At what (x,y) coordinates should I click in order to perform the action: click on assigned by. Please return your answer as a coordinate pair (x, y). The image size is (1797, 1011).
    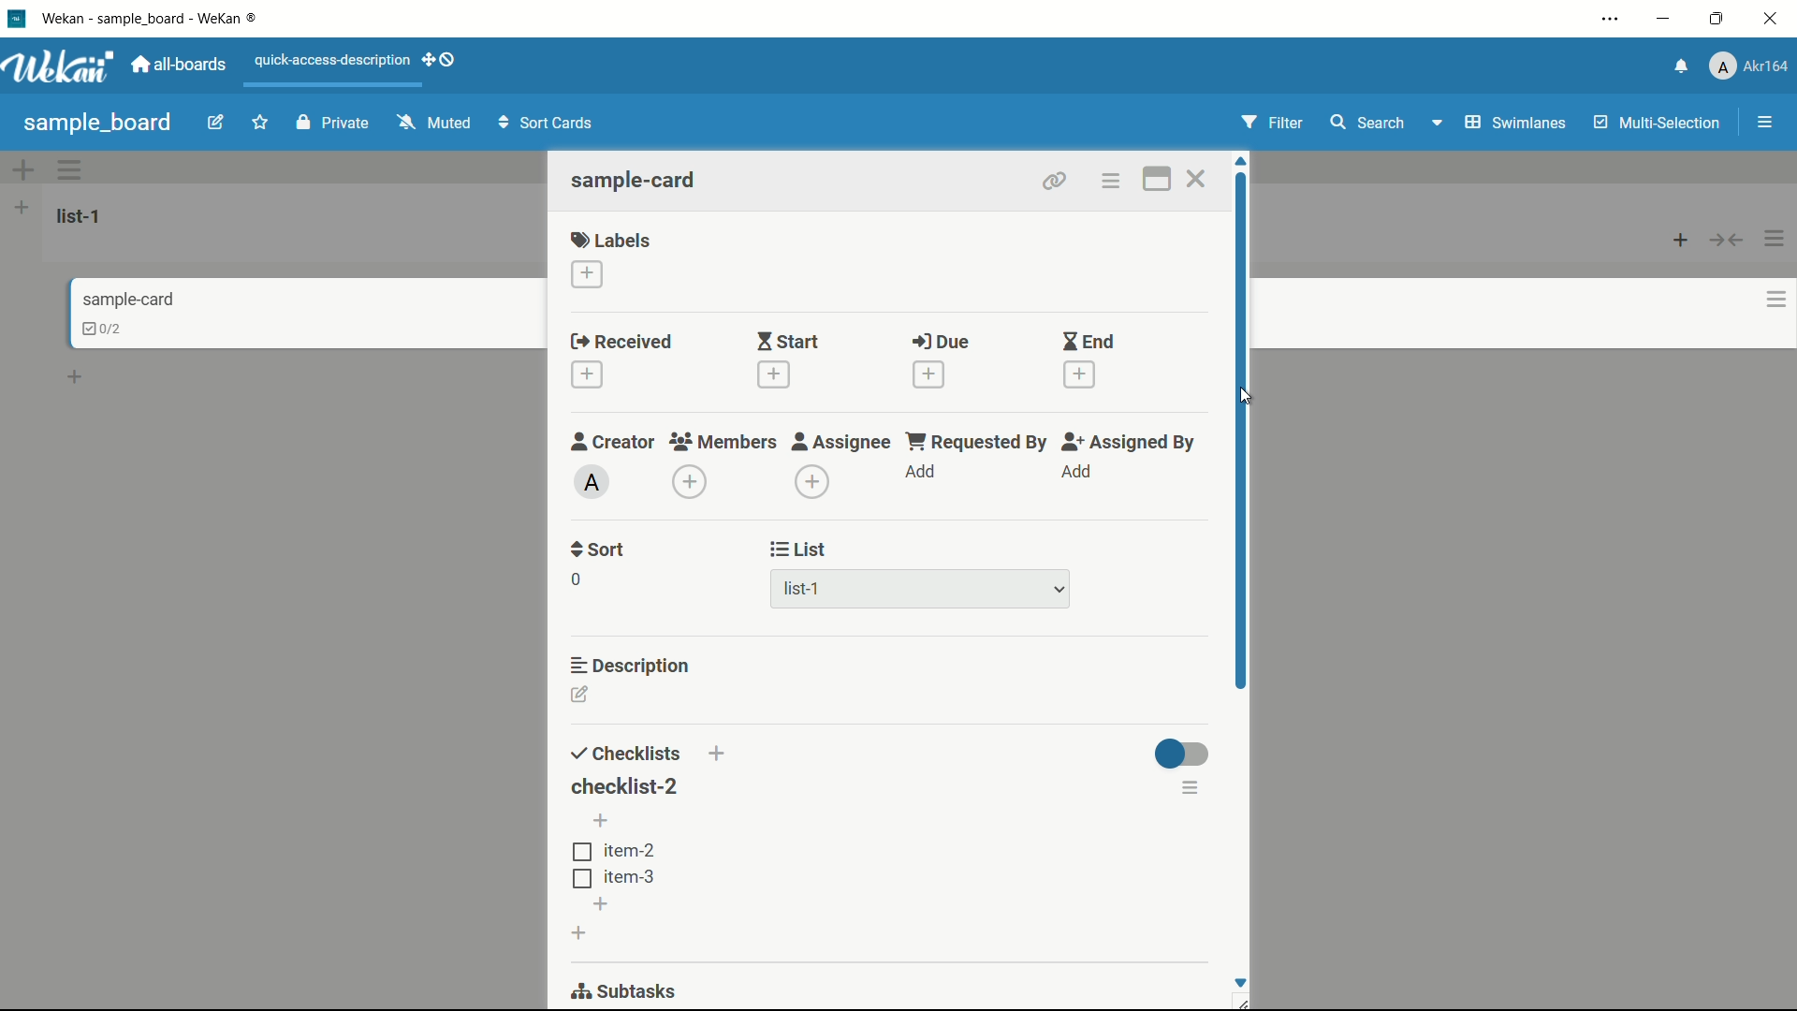
    Looking at the image, I should click on (1131, 444).